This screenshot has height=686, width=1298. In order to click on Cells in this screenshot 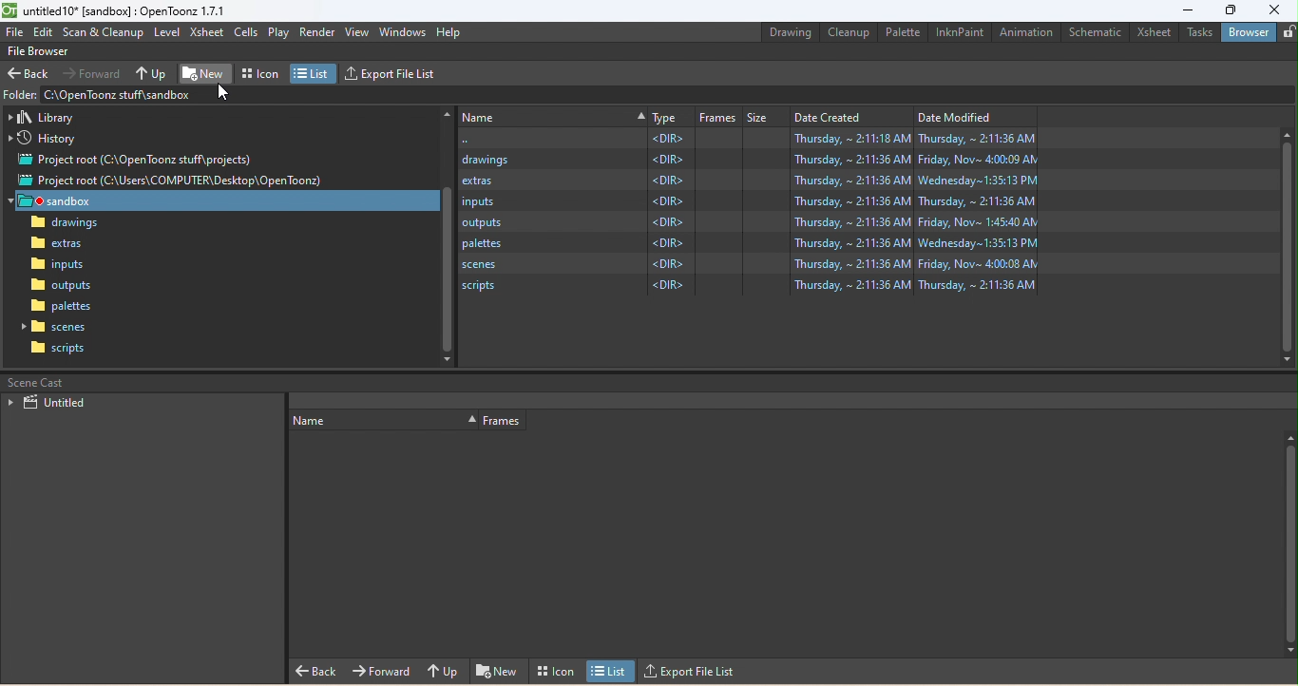, I will do `click(246, 31)`.